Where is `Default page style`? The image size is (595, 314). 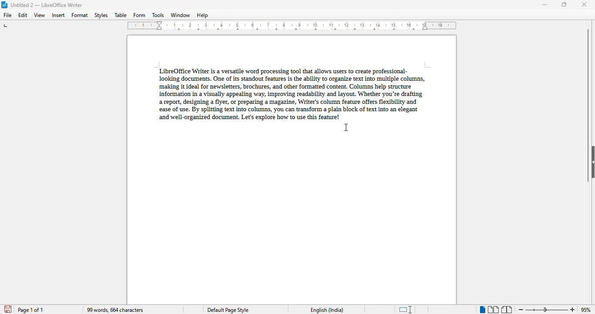
Default page style is located at coordinates (227, 310).